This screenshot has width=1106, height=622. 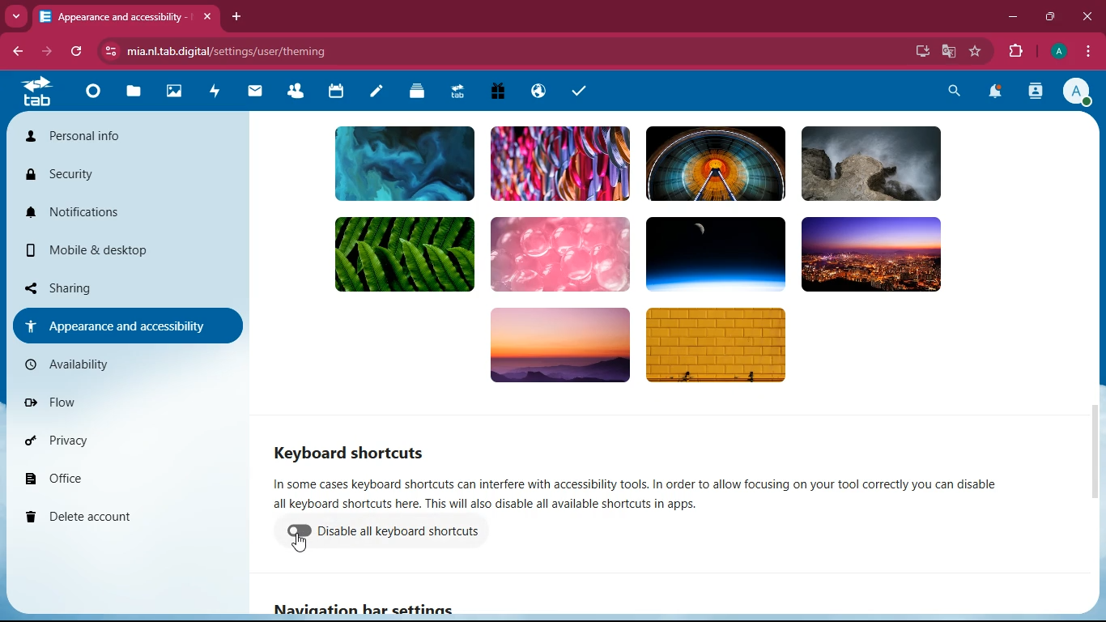 What do you see at coordinates (1088, 17) in the screenshot?
I see `close` at bounding box center [1088, 17].